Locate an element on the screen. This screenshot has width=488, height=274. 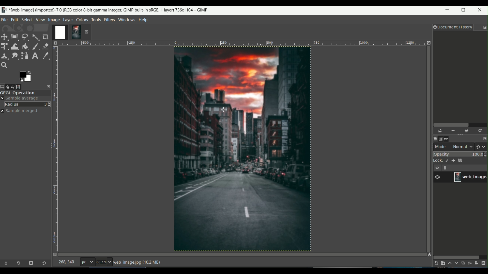
clear the entire document history is located at coordinates (467, 131).